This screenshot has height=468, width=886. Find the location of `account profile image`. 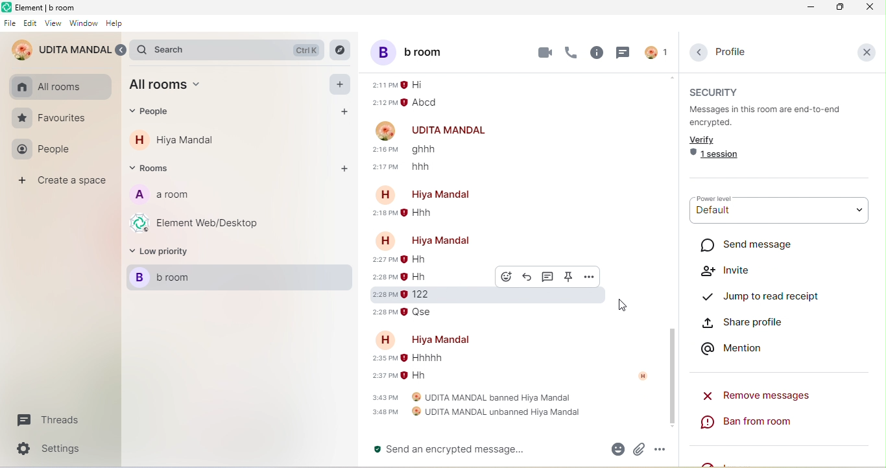

account profile image is located at coordinates (383, 130).